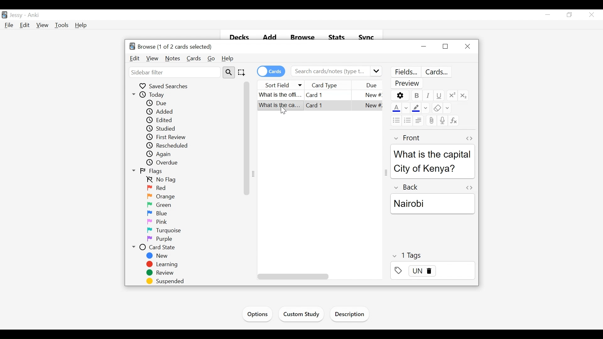 The width and height of the screenshot is (603, 339). Describe the element at coordinates (305, 314) in the screenshot. I see `Create Deck` at that location.